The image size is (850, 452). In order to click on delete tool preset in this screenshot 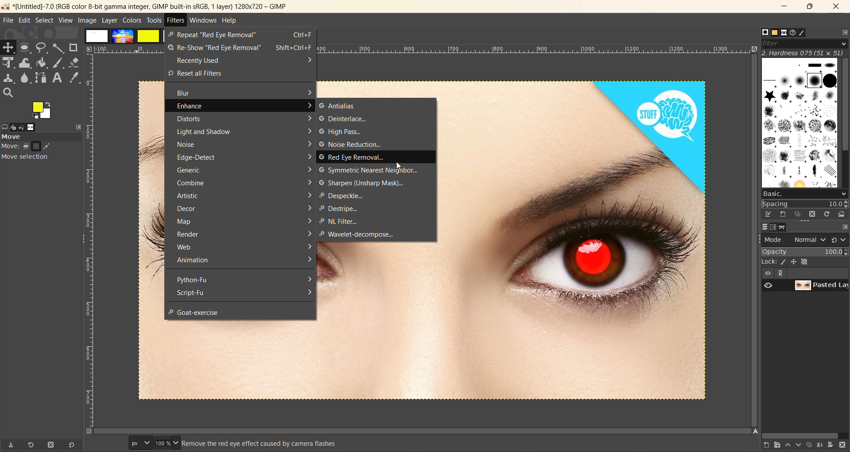, I will do `click(52, 445)`.